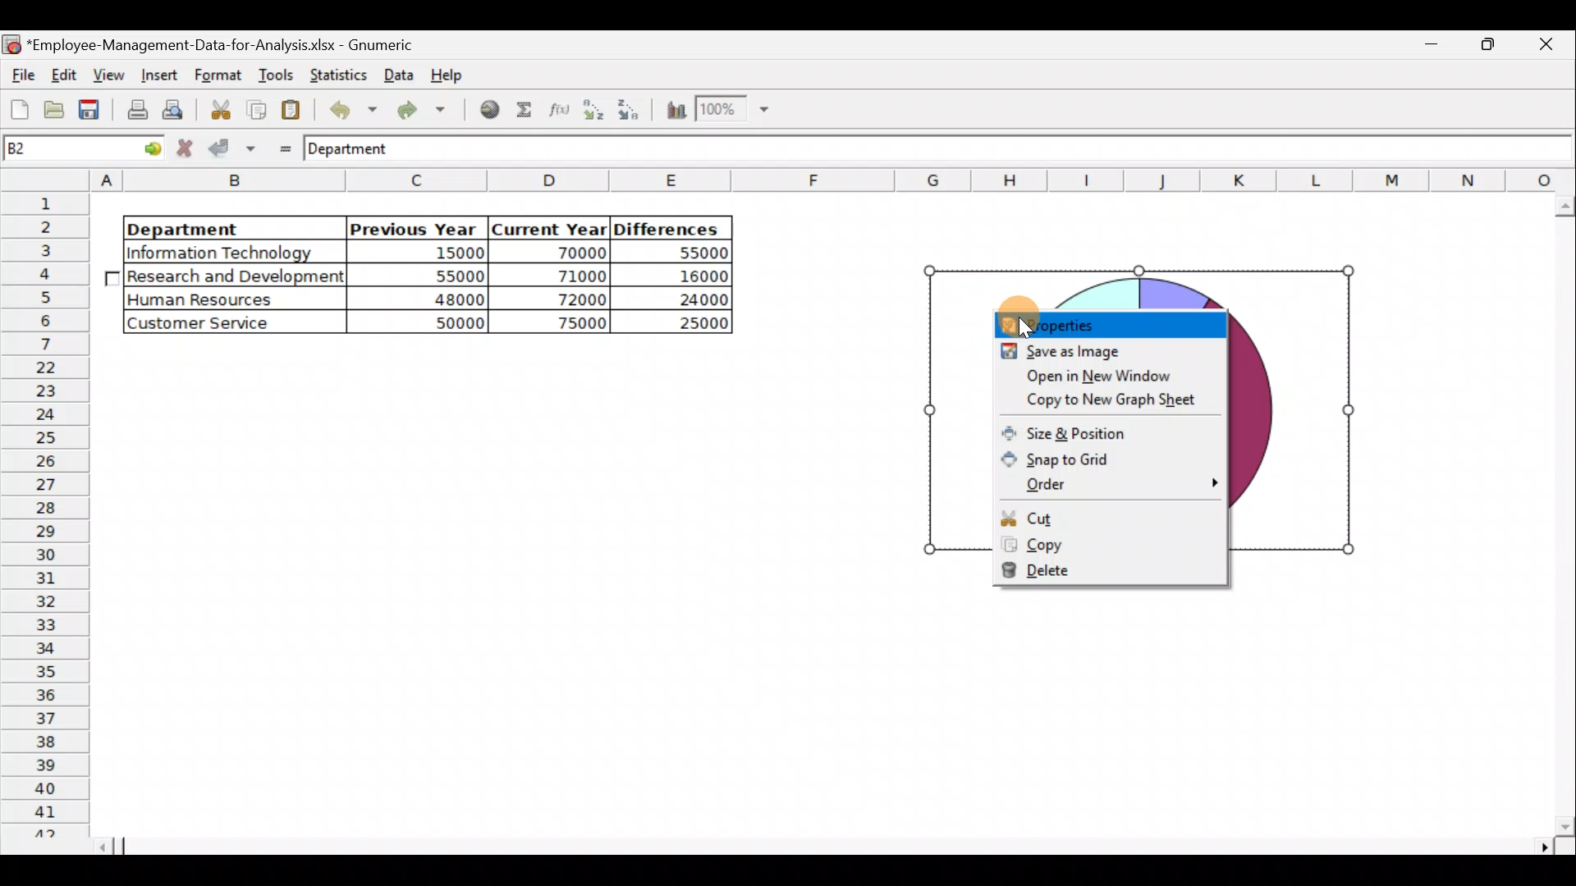  Describe the element at coordinates (1113, 375) in the screenshot. I see `Open in new window` at that location.